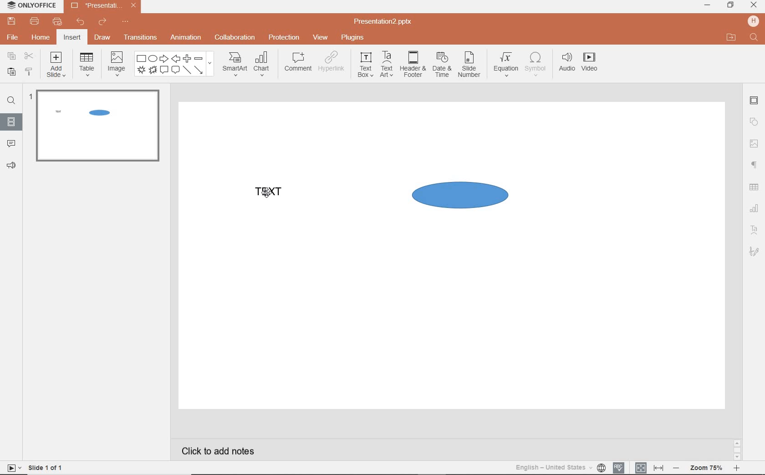 This screenshot has width=765, height=475. Describe the element at coordinates (10, 102) in the screenshot. I see `FIND` at that location.